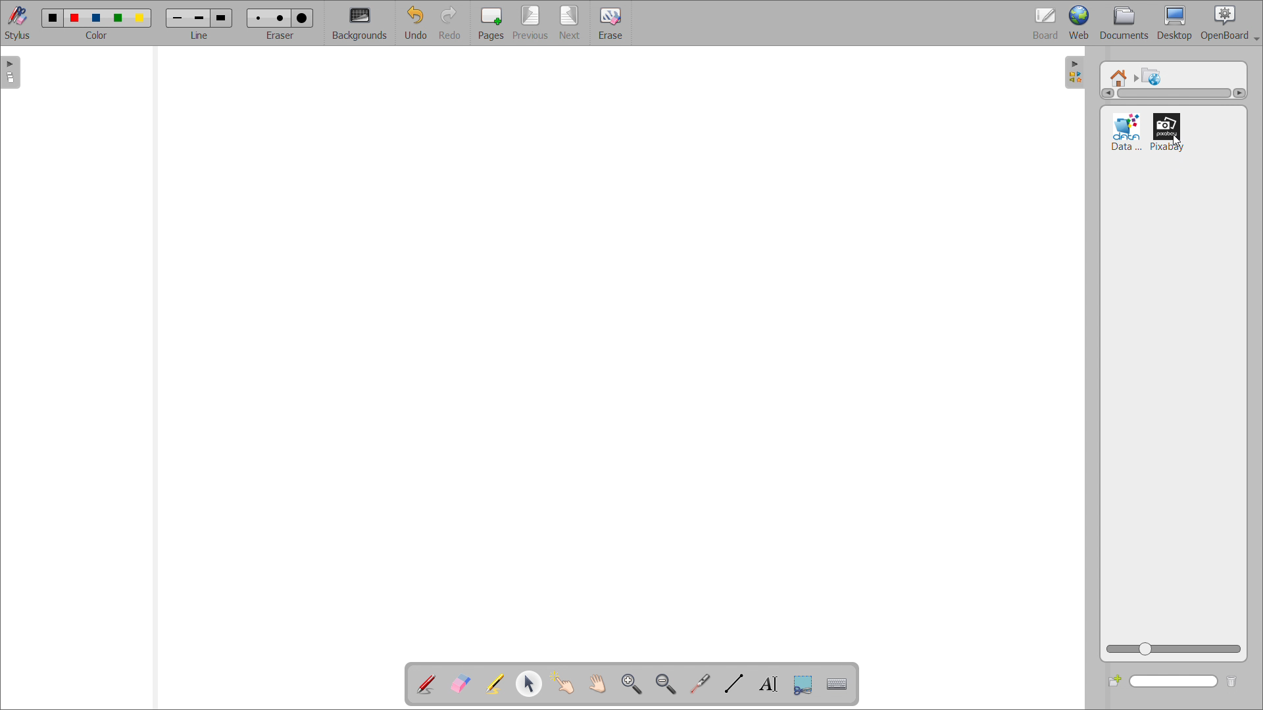  I want to click on Small erase, so click(256, 16).